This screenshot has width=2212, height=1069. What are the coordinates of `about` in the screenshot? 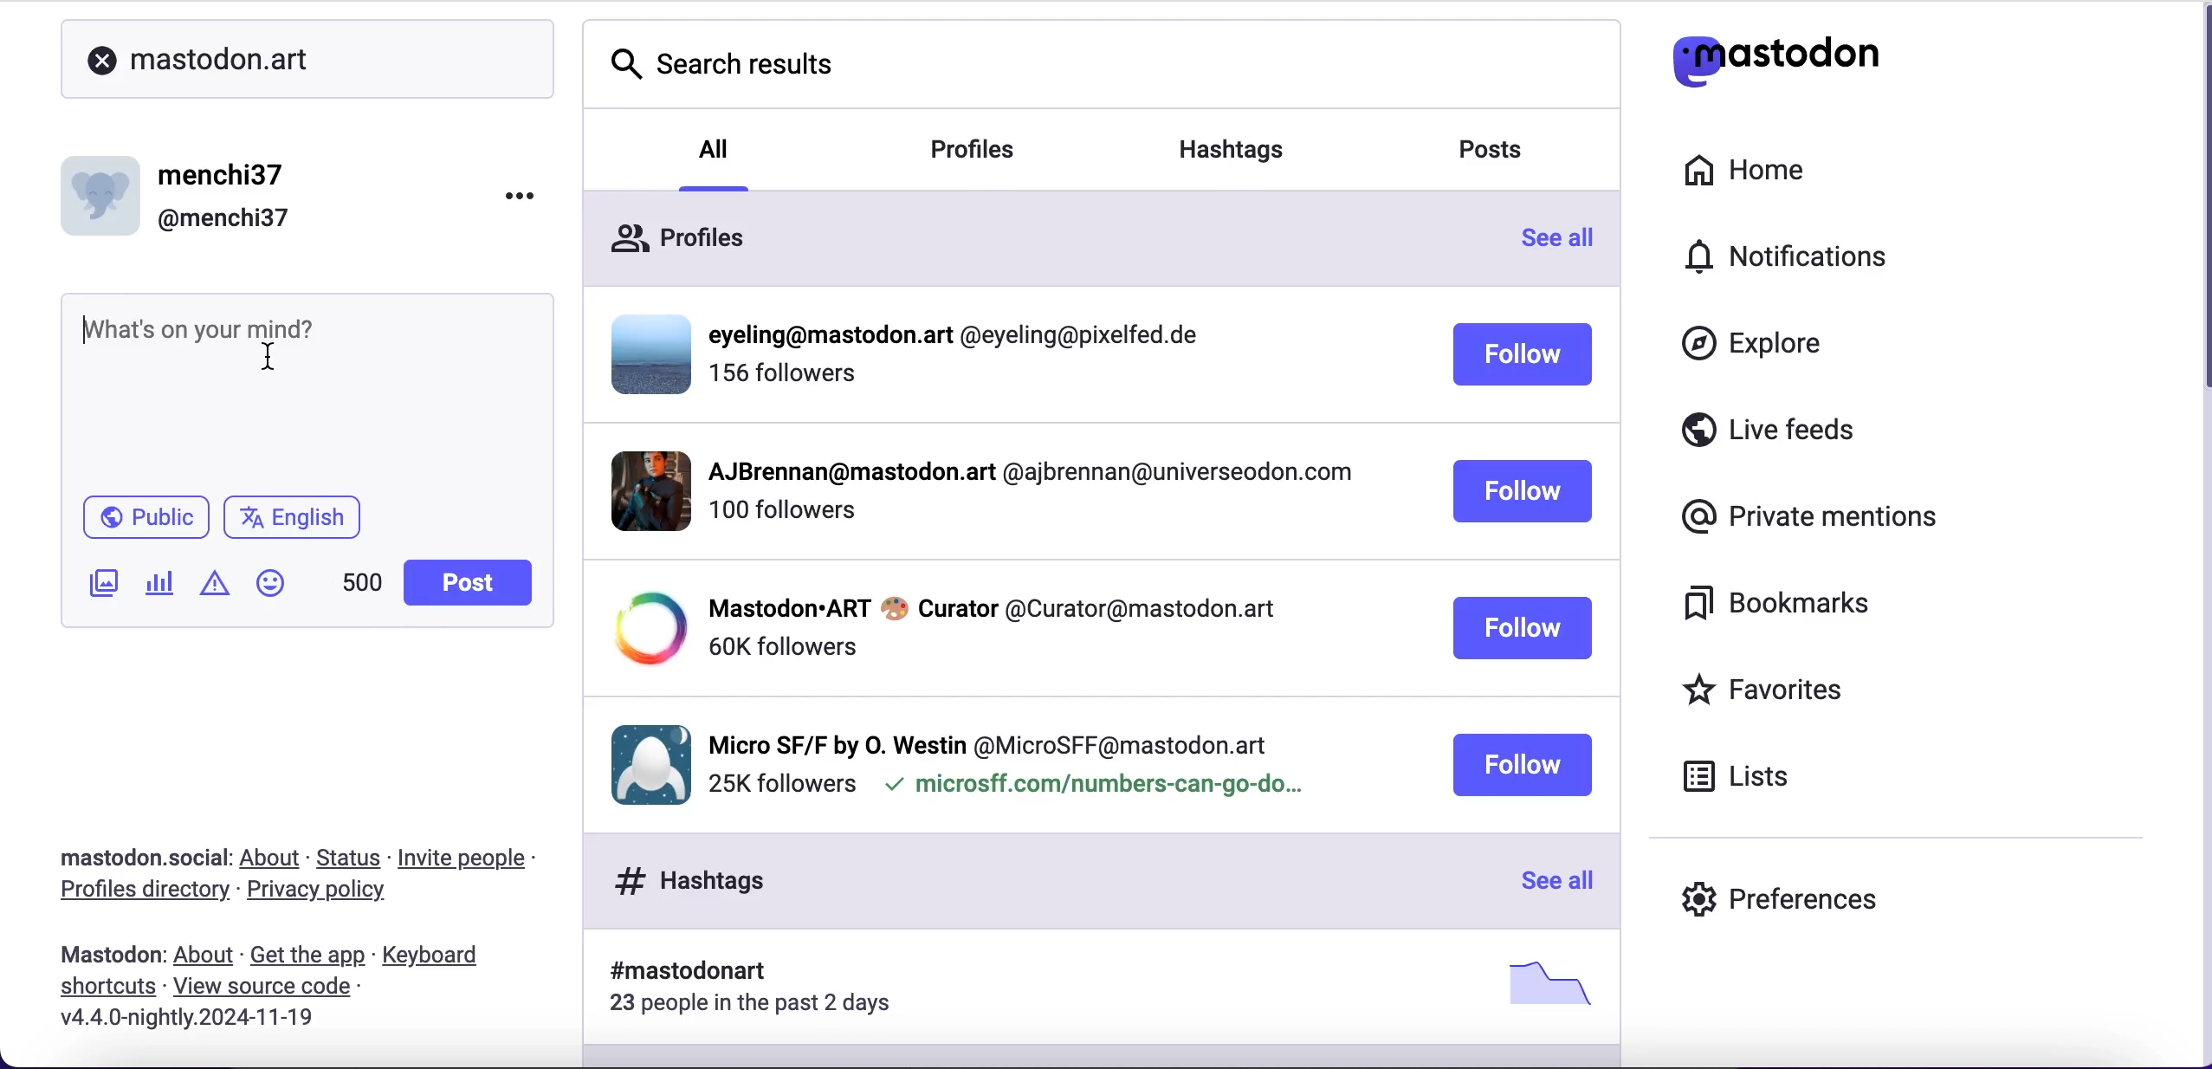 It's located at (270, 856).